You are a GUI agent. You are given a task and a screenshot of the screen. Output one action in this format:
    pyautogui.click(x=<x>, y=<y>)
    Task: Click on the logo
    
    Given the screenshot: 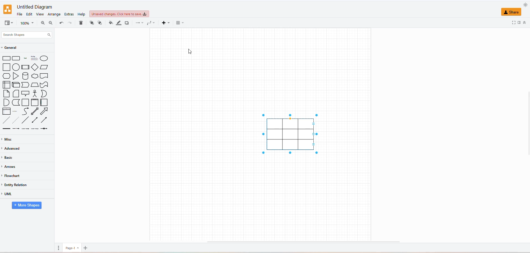 What is the action you would take?
    pyautogui.click(x=8, y=9)
    